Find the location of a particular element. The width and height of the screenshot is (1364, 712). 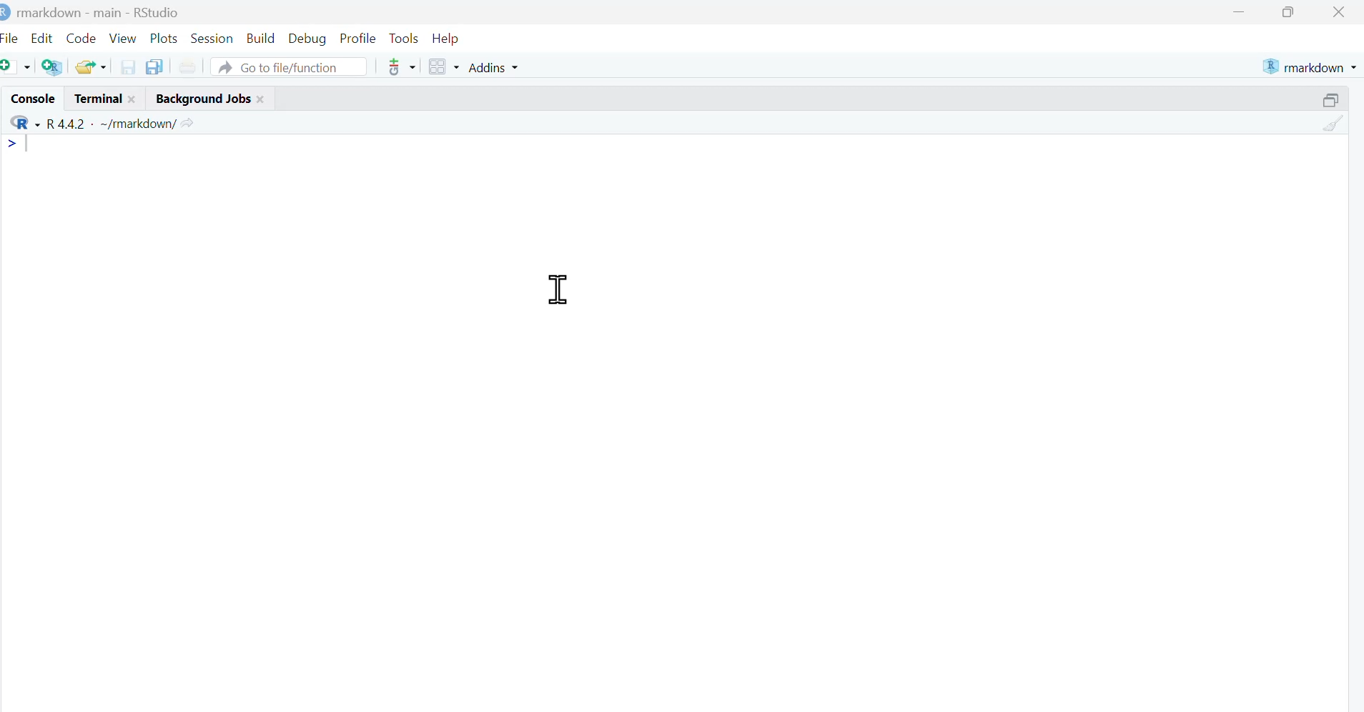

Edit is located at coordinates (43, 35).